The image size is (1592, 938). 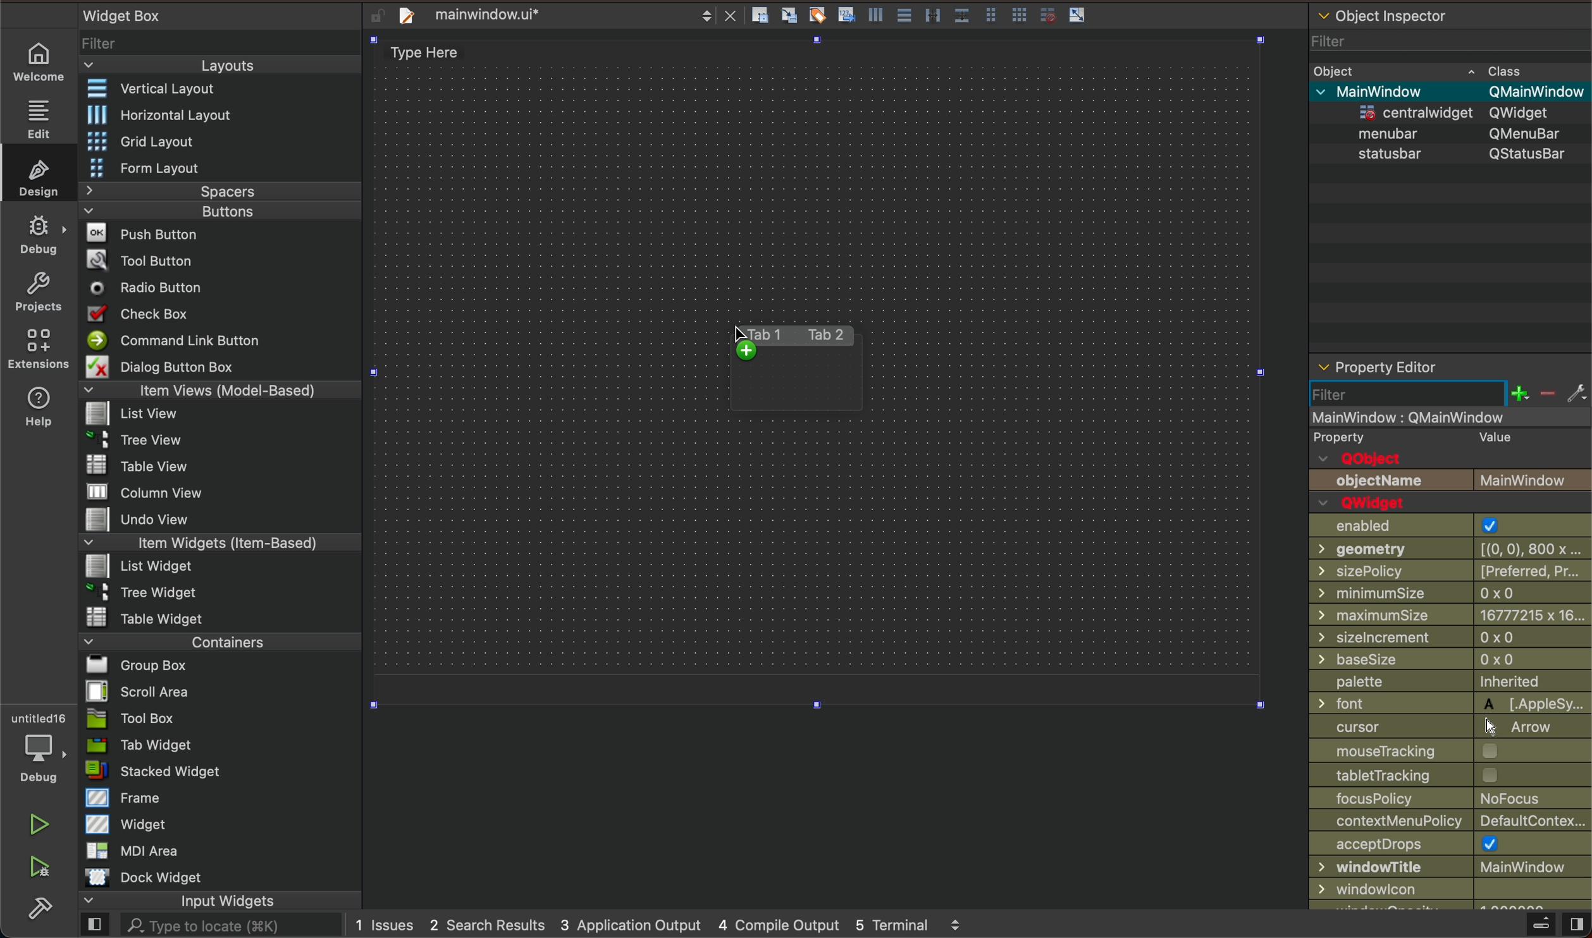 I want to click on  Tree View, so click(x=137, y=438).